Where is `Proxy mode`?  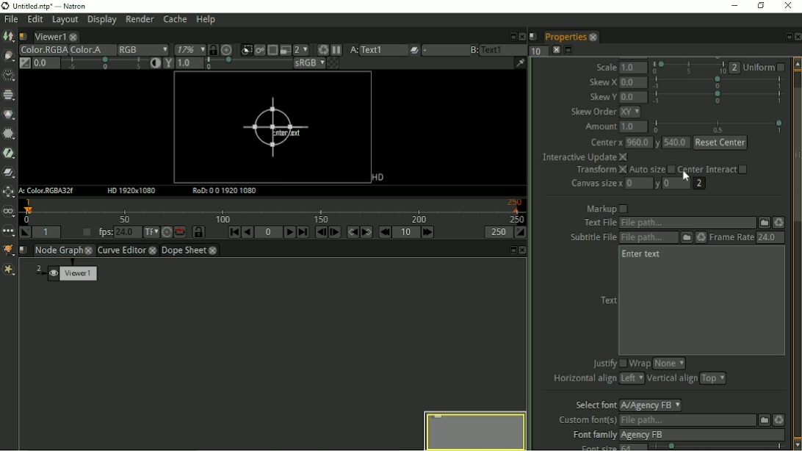 Proxy mode is located at coordinates (301, 50).